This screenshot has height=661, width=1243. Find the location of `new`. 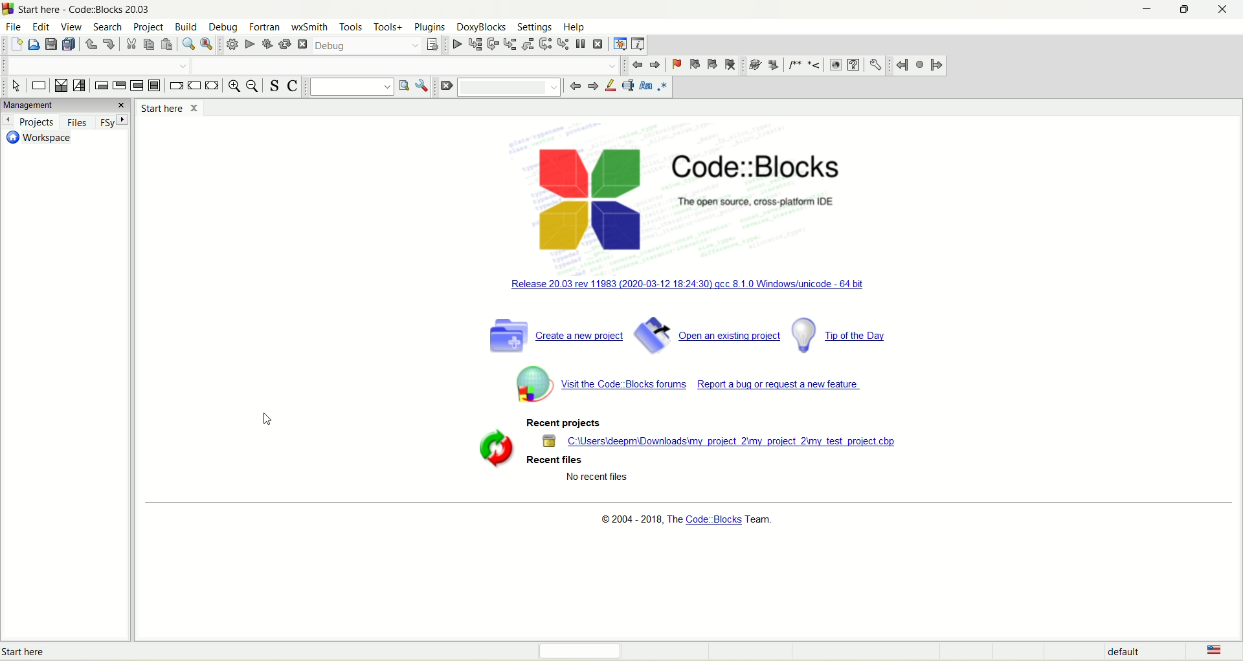

new is located at coordinates (16, 44).